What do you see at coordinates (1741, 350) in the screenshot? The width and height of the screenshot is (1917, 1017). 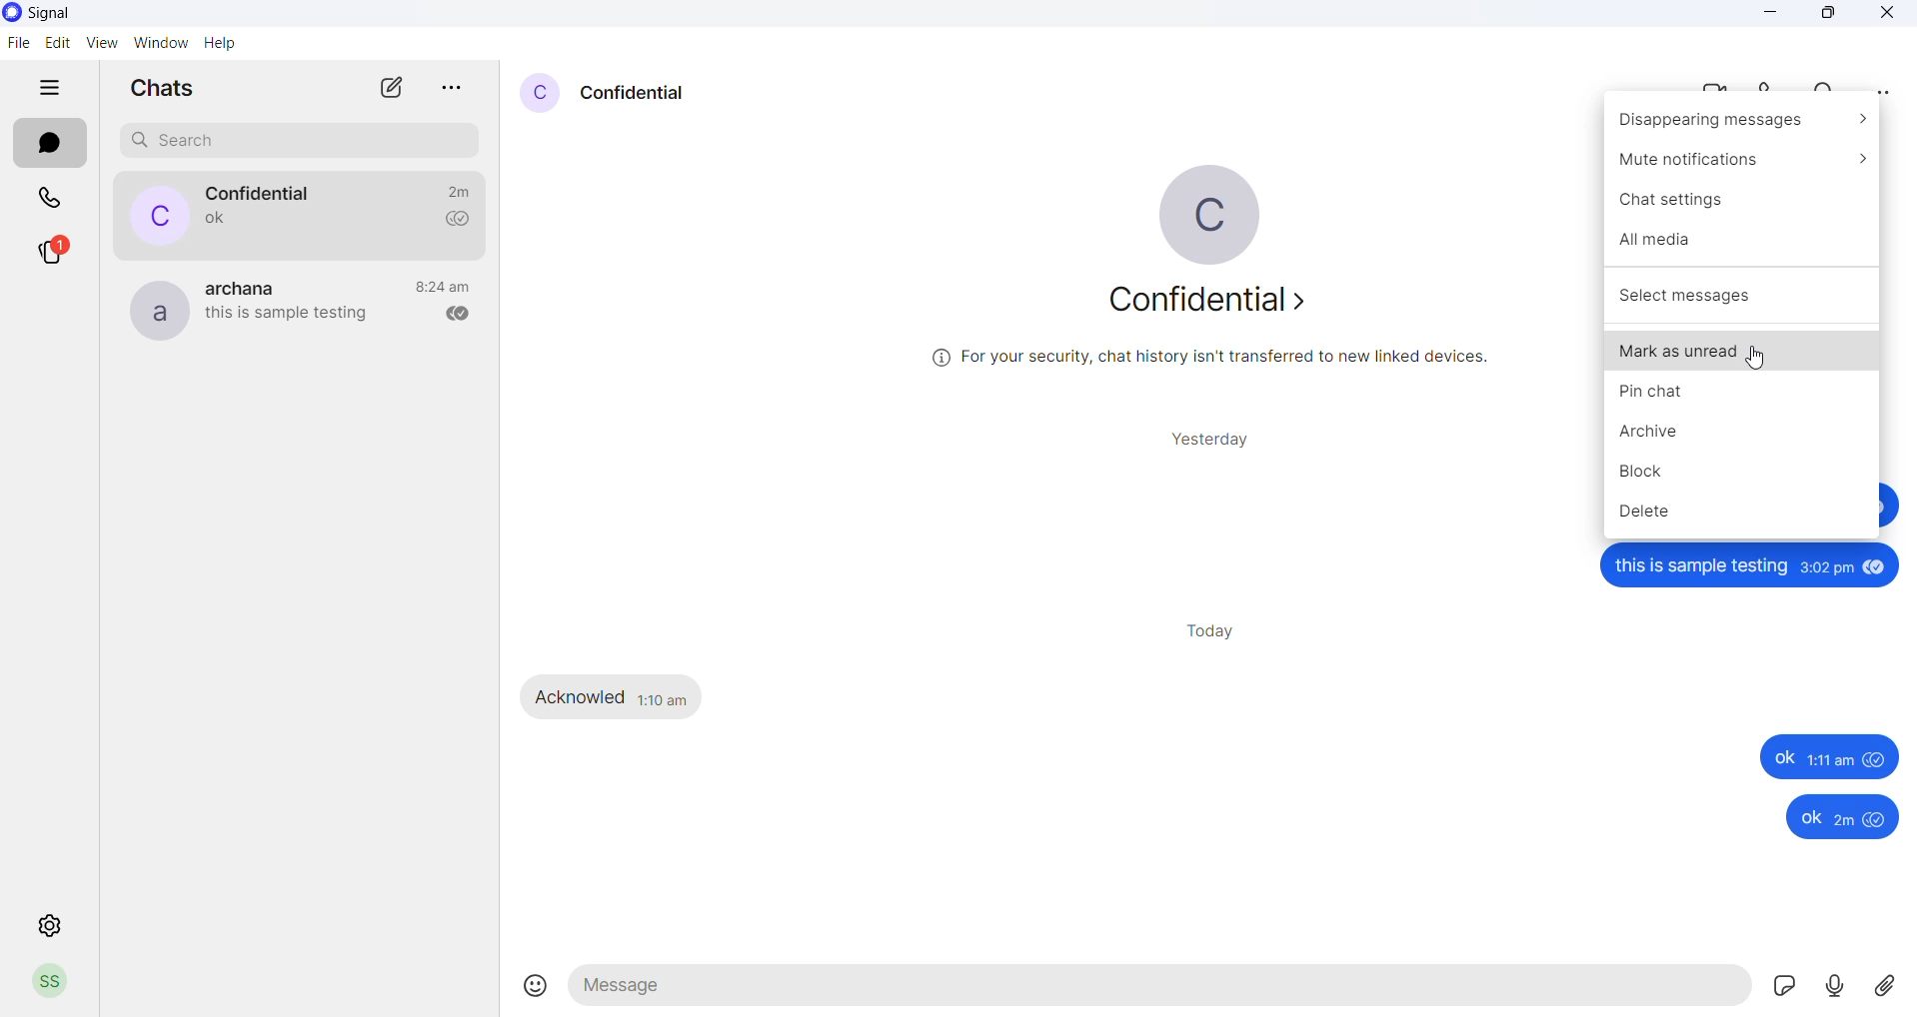 I see `mark as unread` at bounding box center [1741, 350].